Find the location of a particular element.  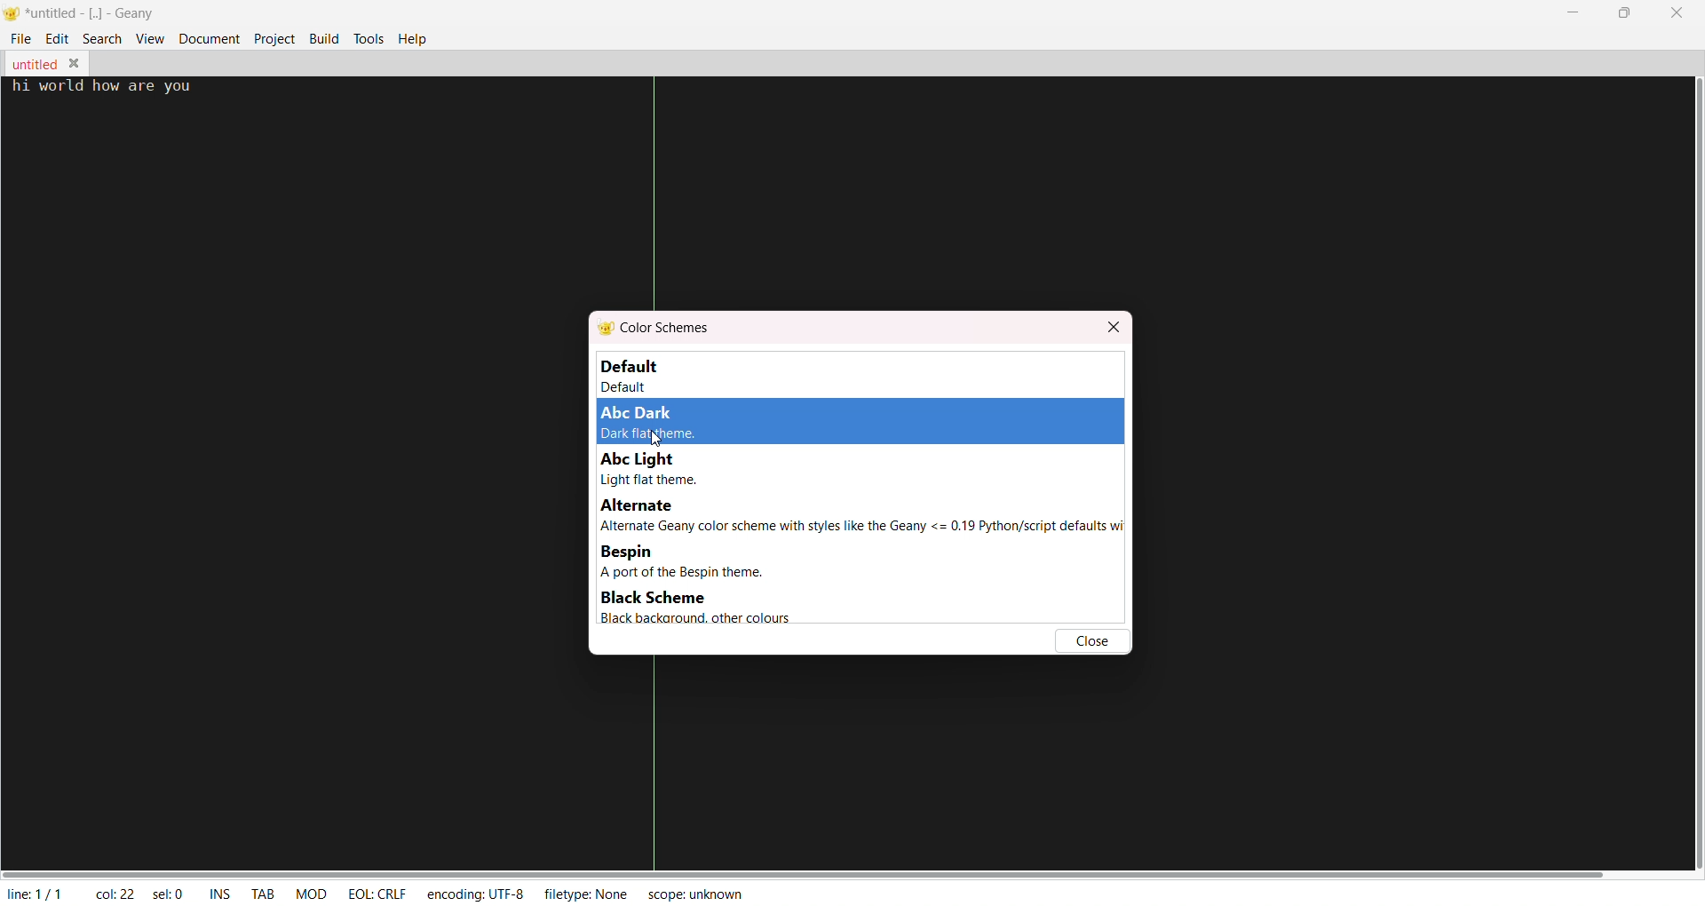

close is located at coordinates (1092, 640).